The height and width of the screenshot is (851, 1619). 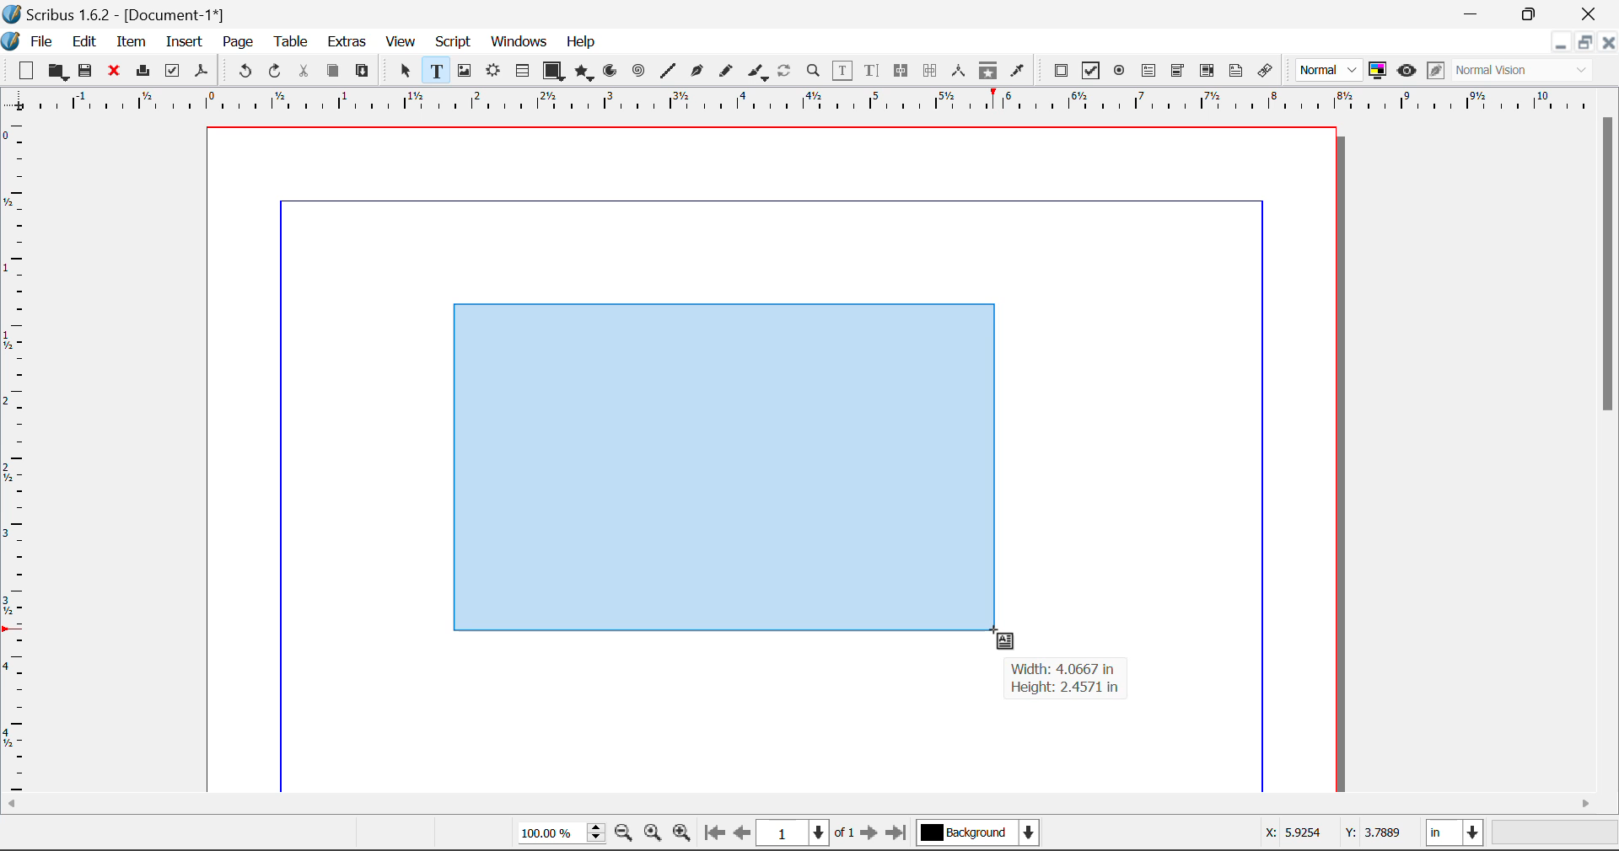 I want to click on Redo, so click(x=278, y=72).